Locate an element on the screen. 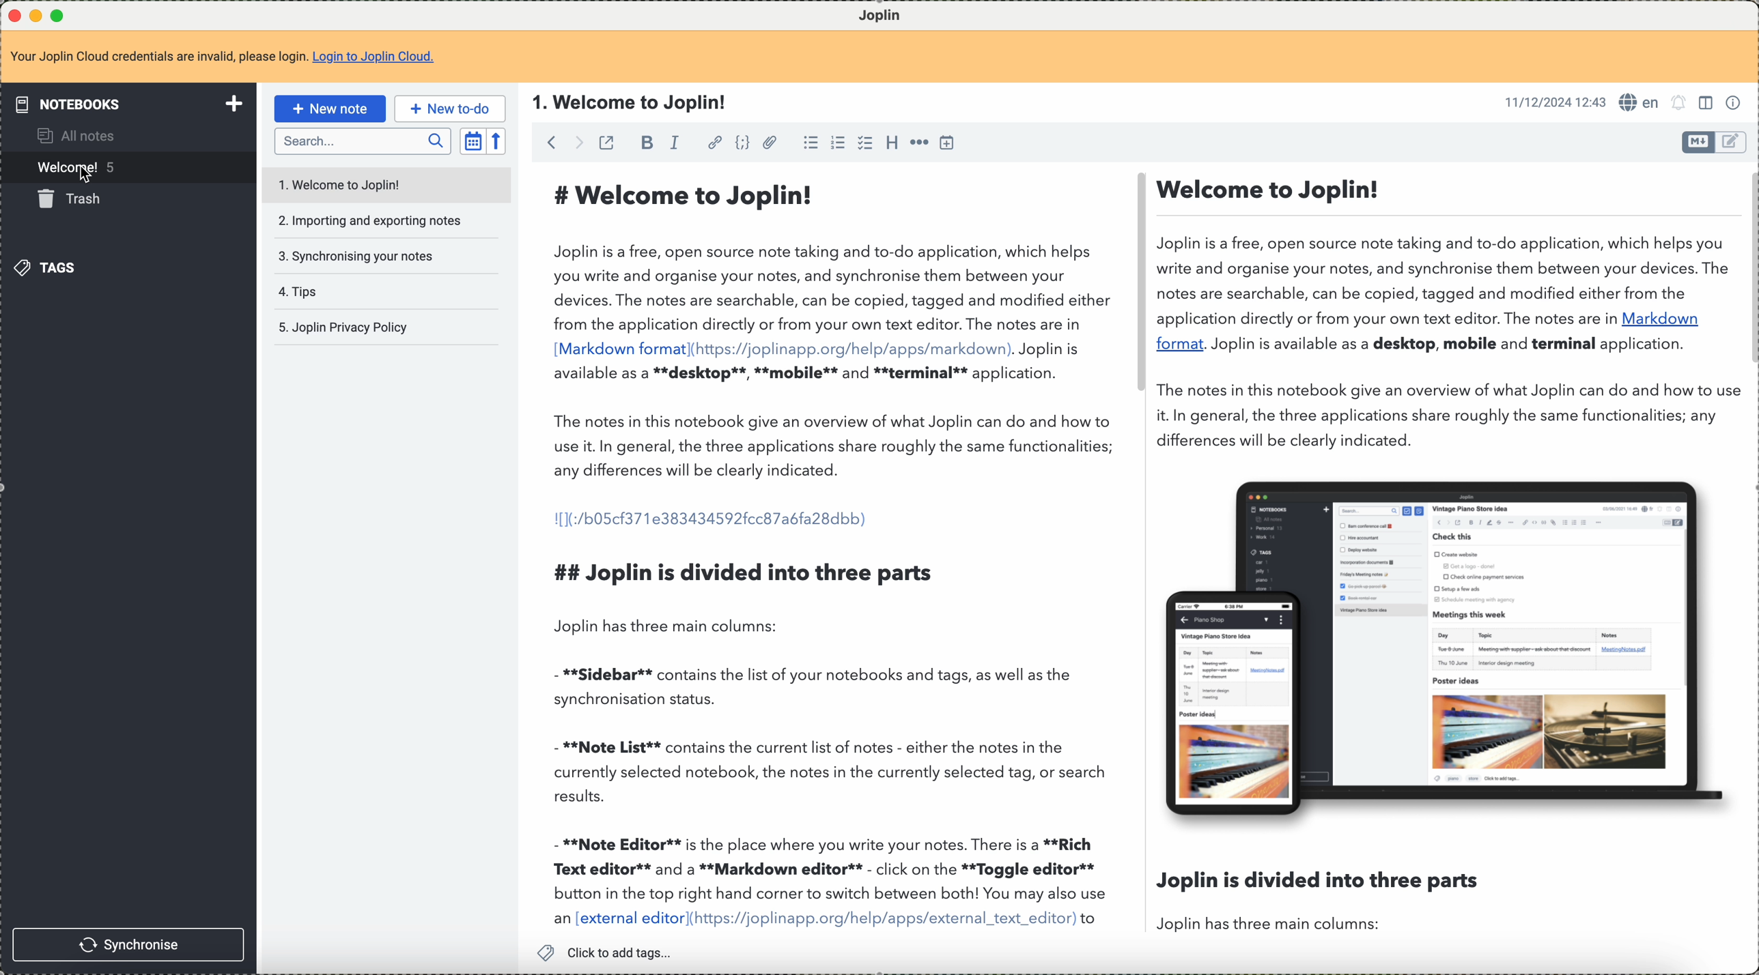 The width and height of the screenshot is (1759, 975). welcome to Joplin note is located at coordinates (384, 183).